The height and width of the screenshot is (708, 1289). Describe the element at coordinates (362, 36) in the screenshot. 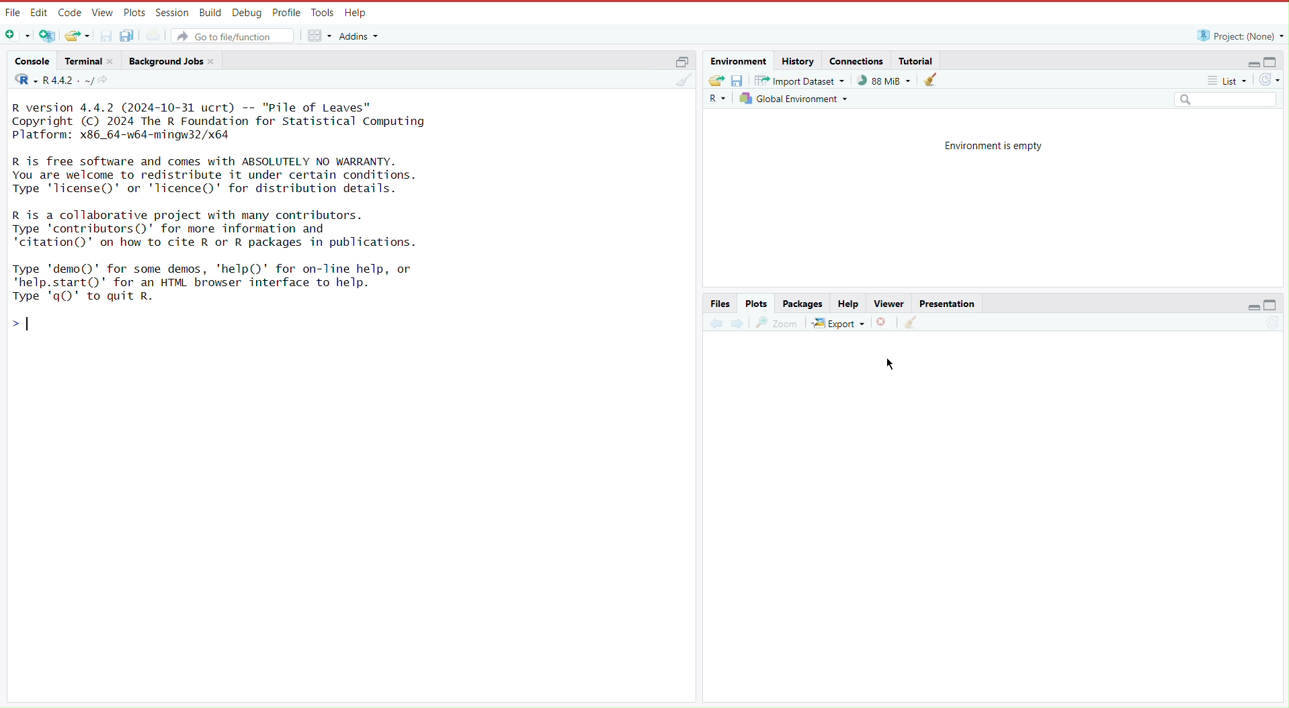

I see `Addins` at that location.